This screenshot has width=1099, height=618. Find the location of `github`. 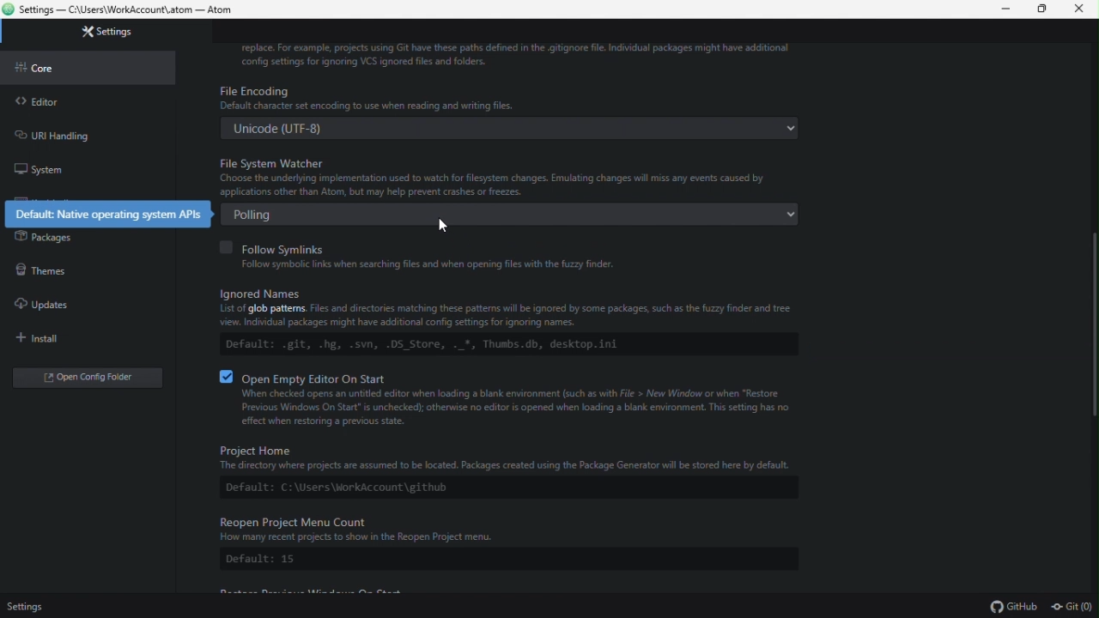

github is located at coordinates (1016, 608).